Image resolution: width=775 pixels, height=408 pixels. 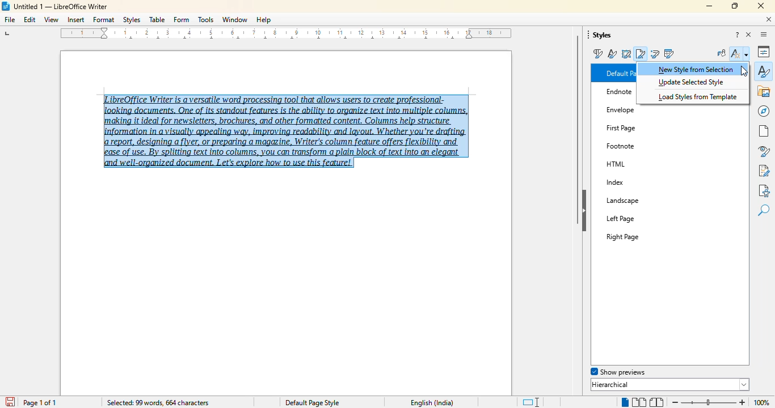 I want to click on HTML, so click(x=629, y=162).